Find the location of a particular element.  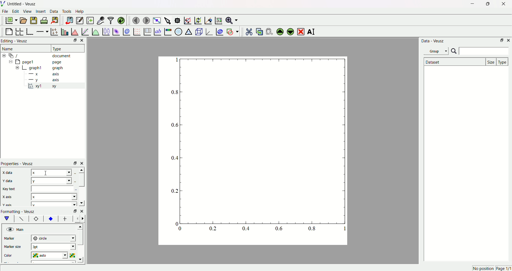

move to previous page is located at coordinates (136, 20).